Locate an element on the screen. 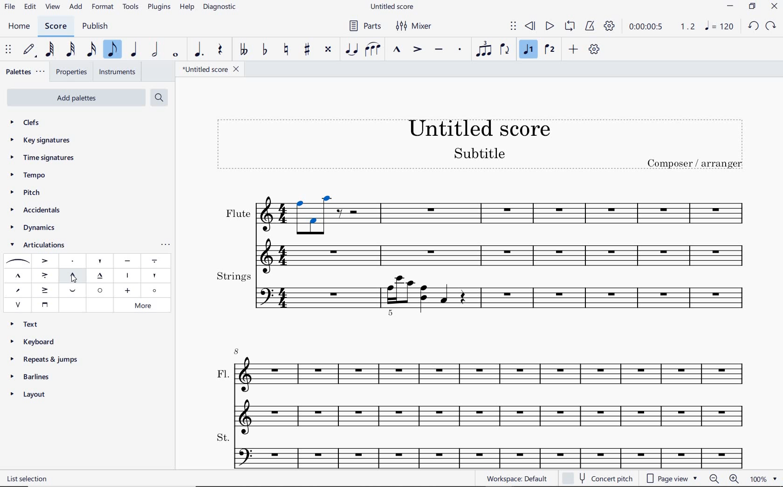 This screenshot has height=487, width=783. tempo is located at coordinates (28, 175).